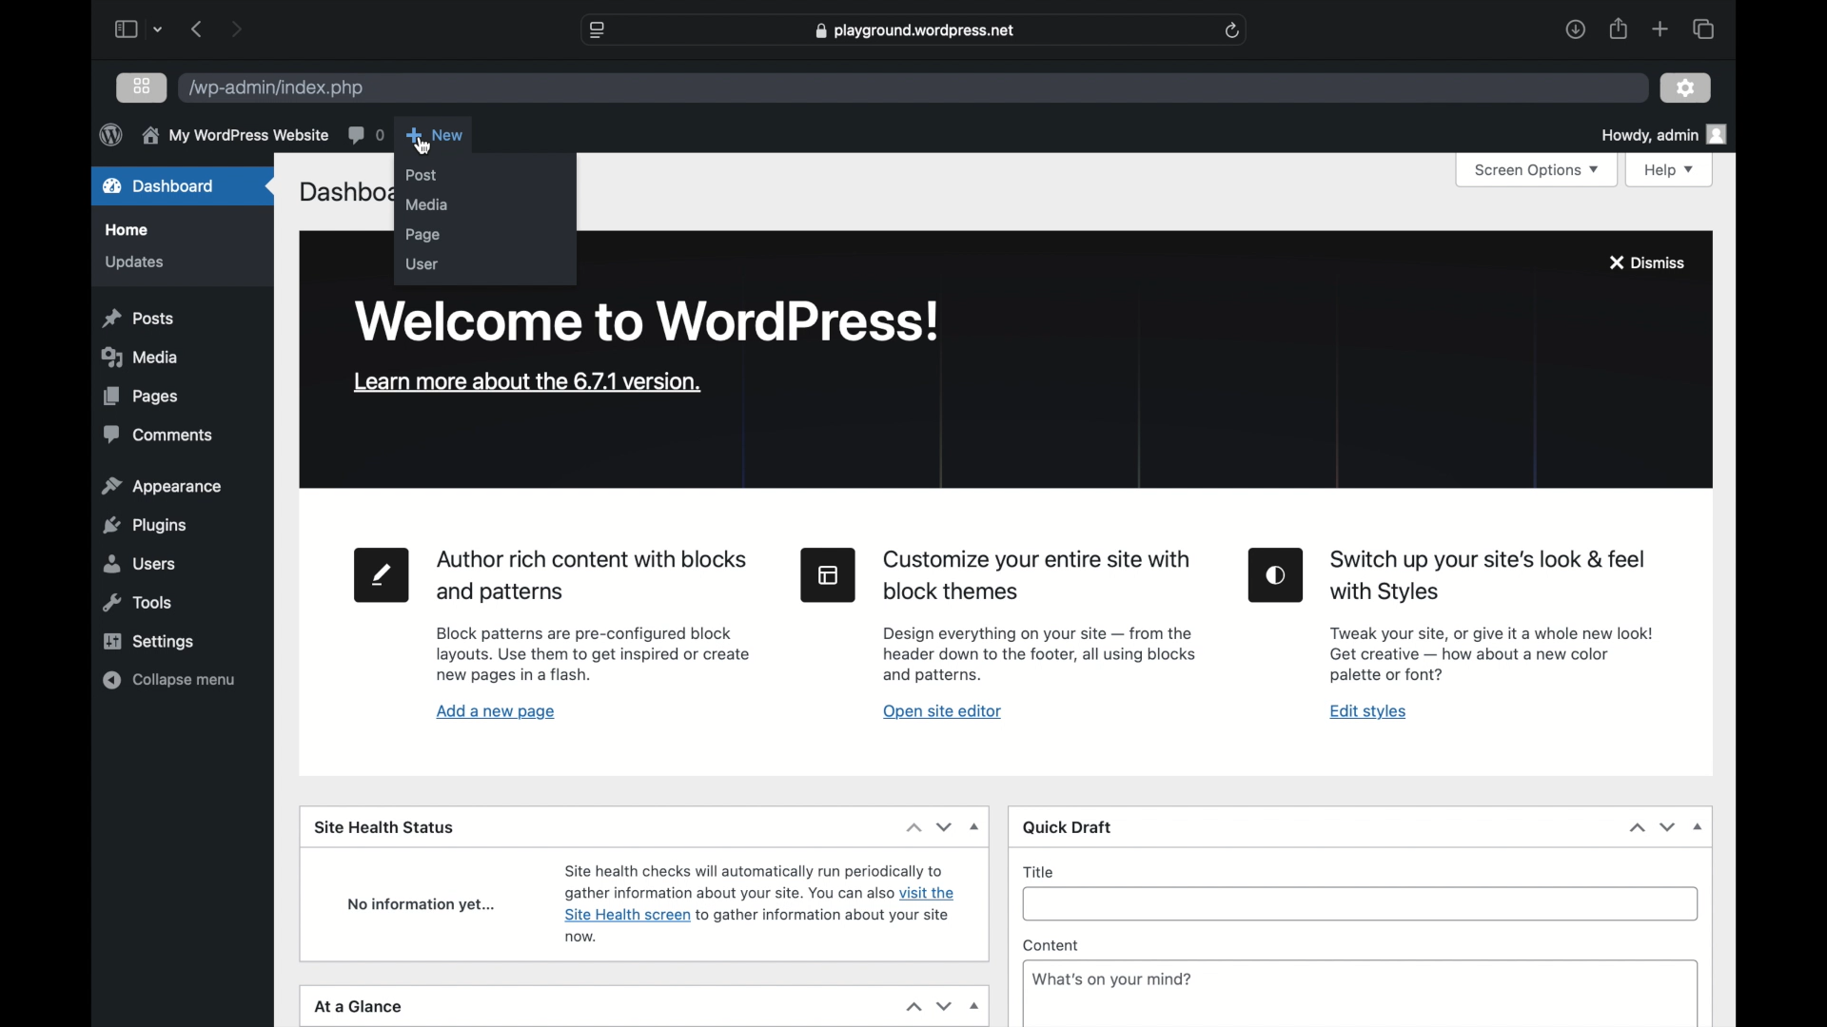 This screenshot has height=1027, width=1827. Describe the element at coordinates (423, 904) in the screenshot. I see `no information yet` at that location.